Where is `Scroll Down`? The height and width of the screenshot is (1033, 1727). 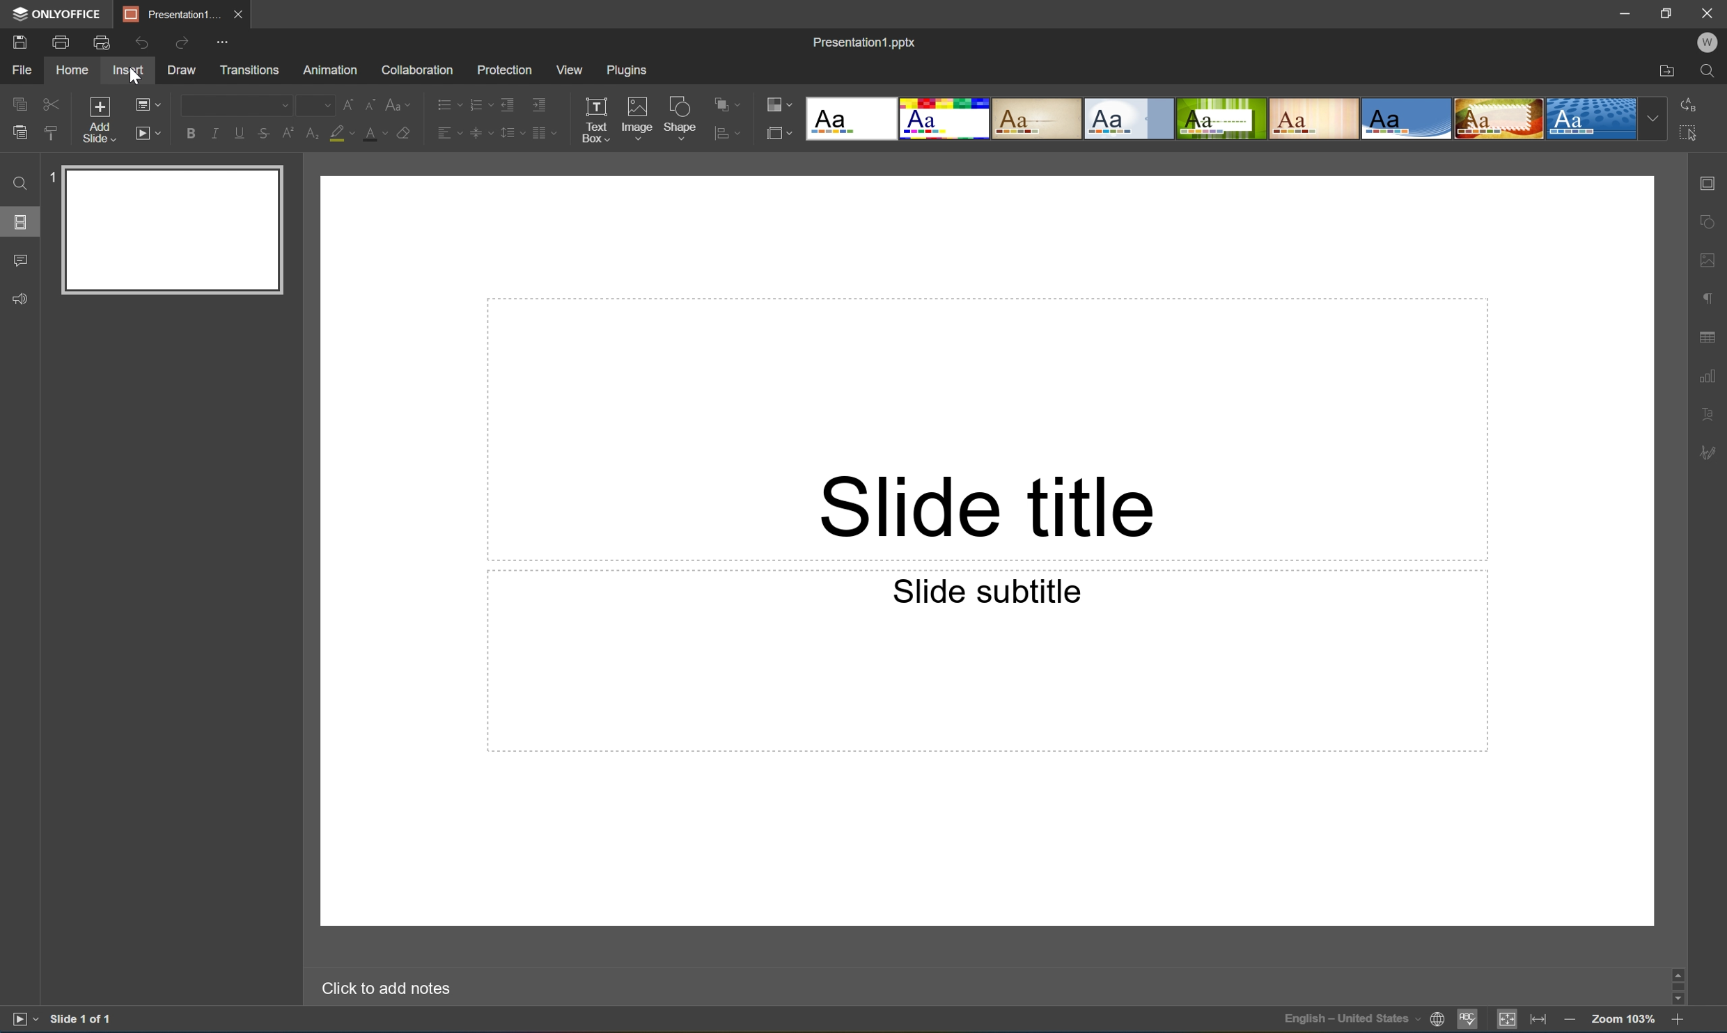 Scroll Down is located at coordinates (1678, 999).